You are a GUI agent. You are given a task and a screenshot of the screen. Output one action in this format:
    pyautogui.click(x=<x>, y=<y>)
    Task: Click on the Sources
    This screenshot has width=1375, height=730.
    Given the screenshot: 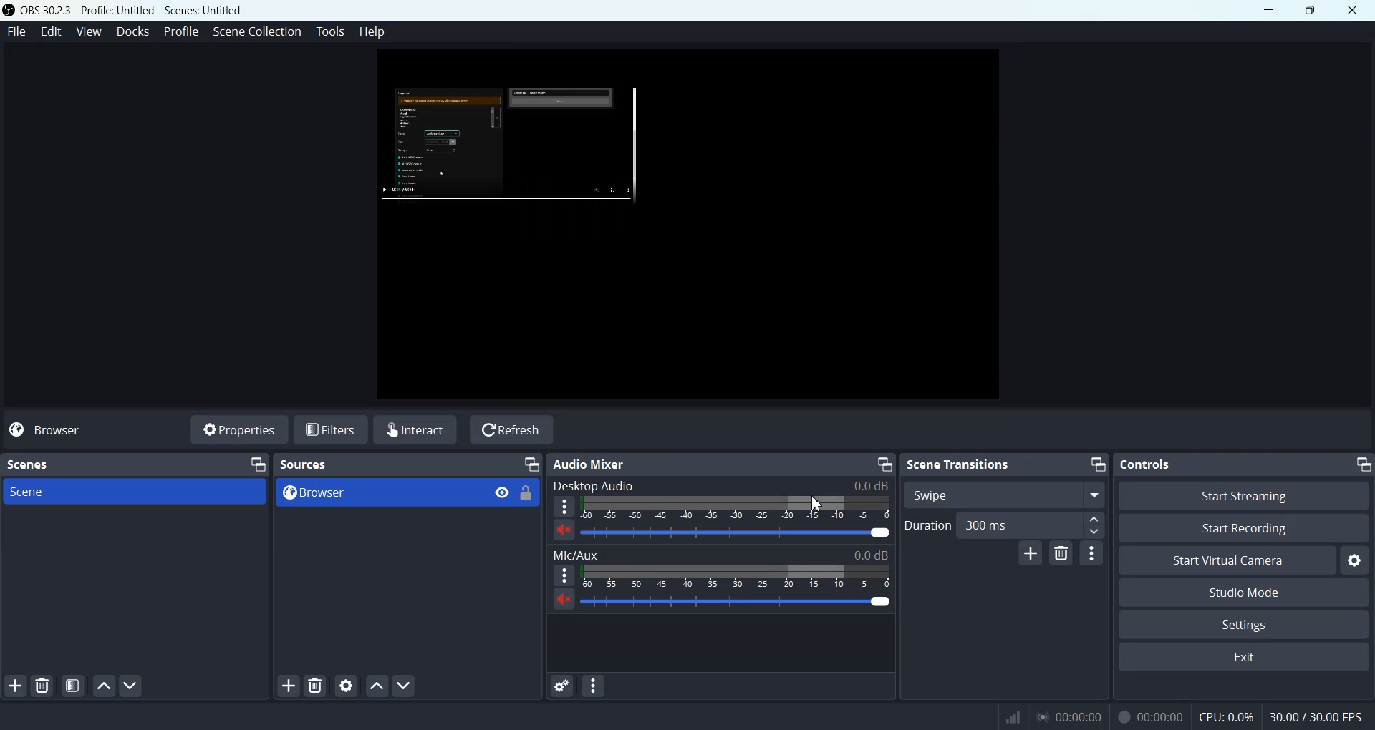 What is the action you would take?
    pyautogui.click(x=305, y=464)
    